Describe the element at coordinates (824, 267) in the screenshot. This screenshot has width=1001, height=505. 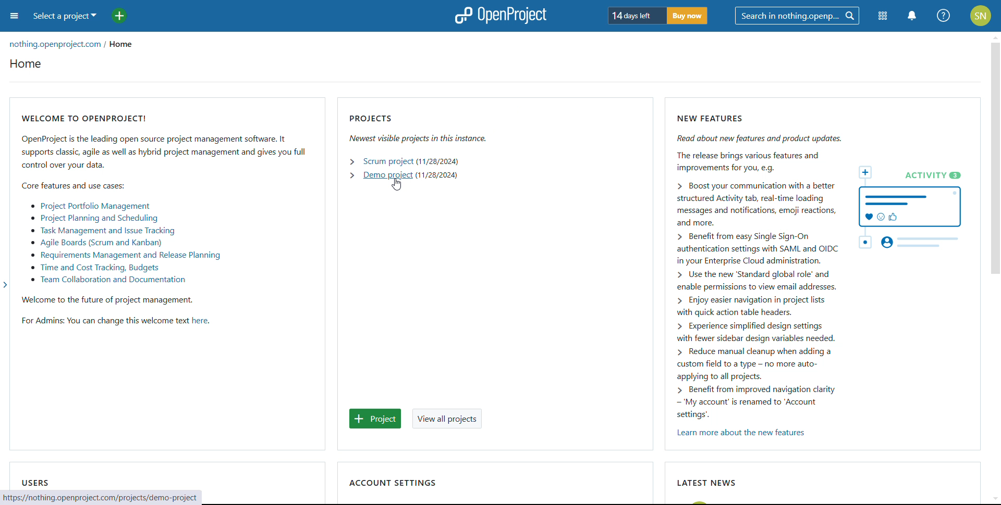
I see `new features` at that location.